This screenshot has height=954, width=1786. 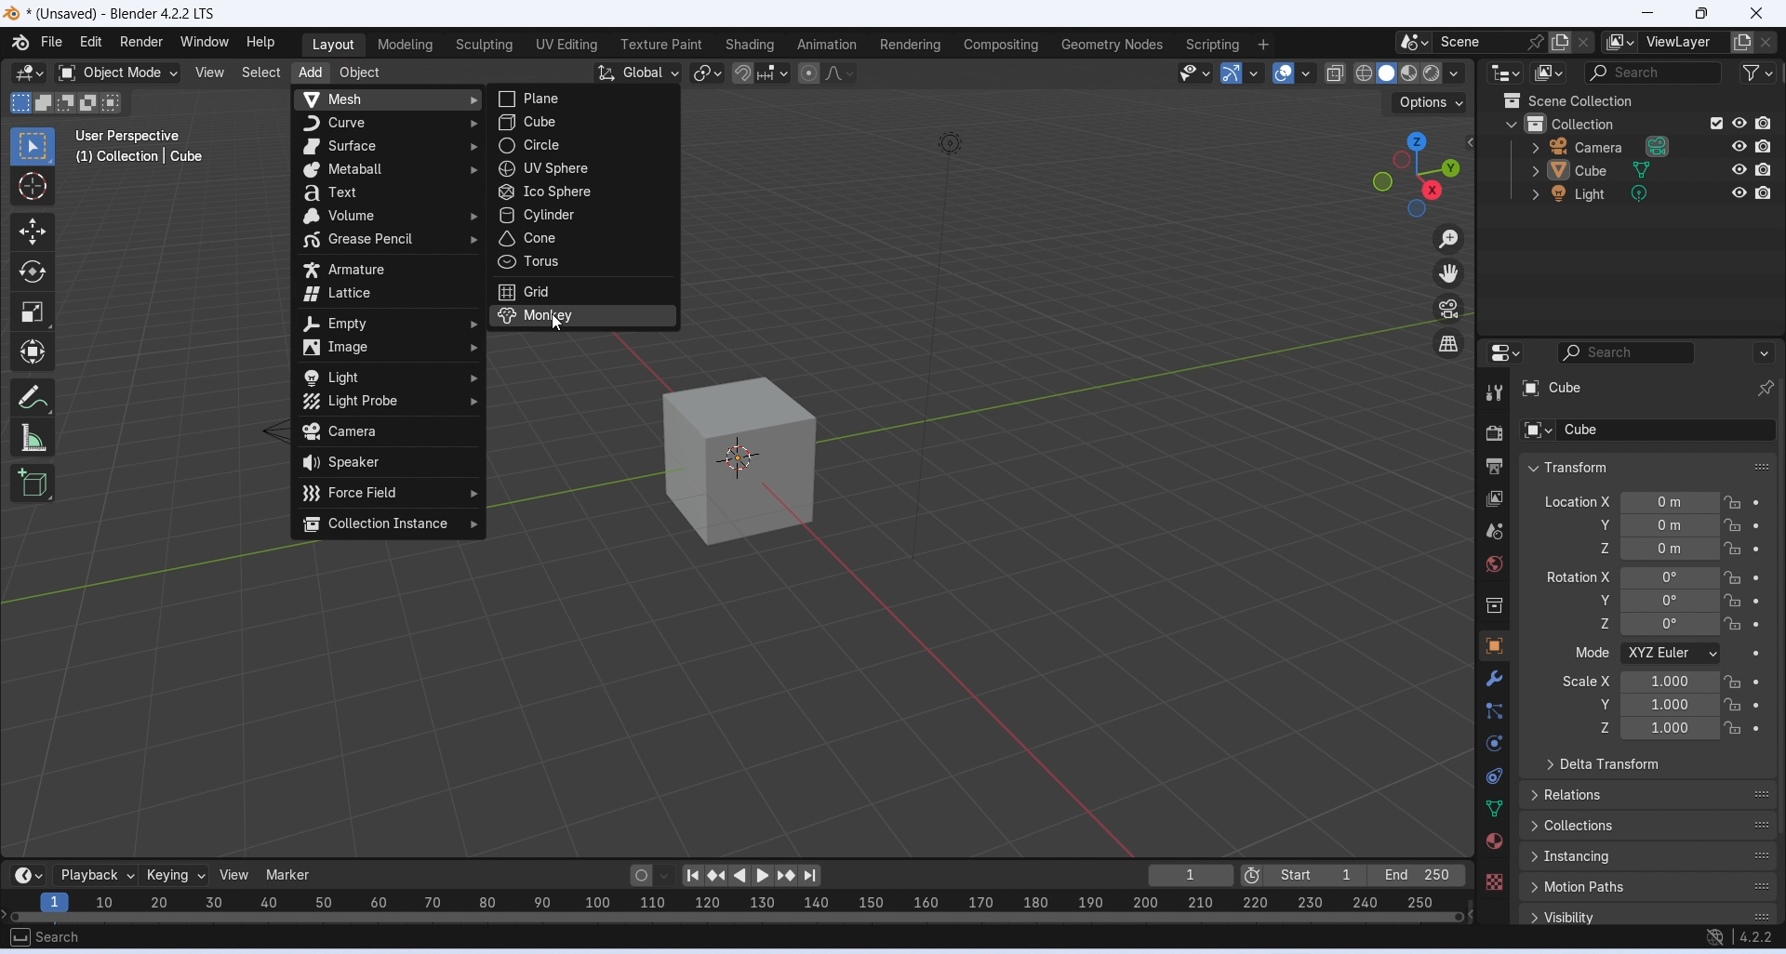 I want to click on animate property, so click(x=1758, y=525).